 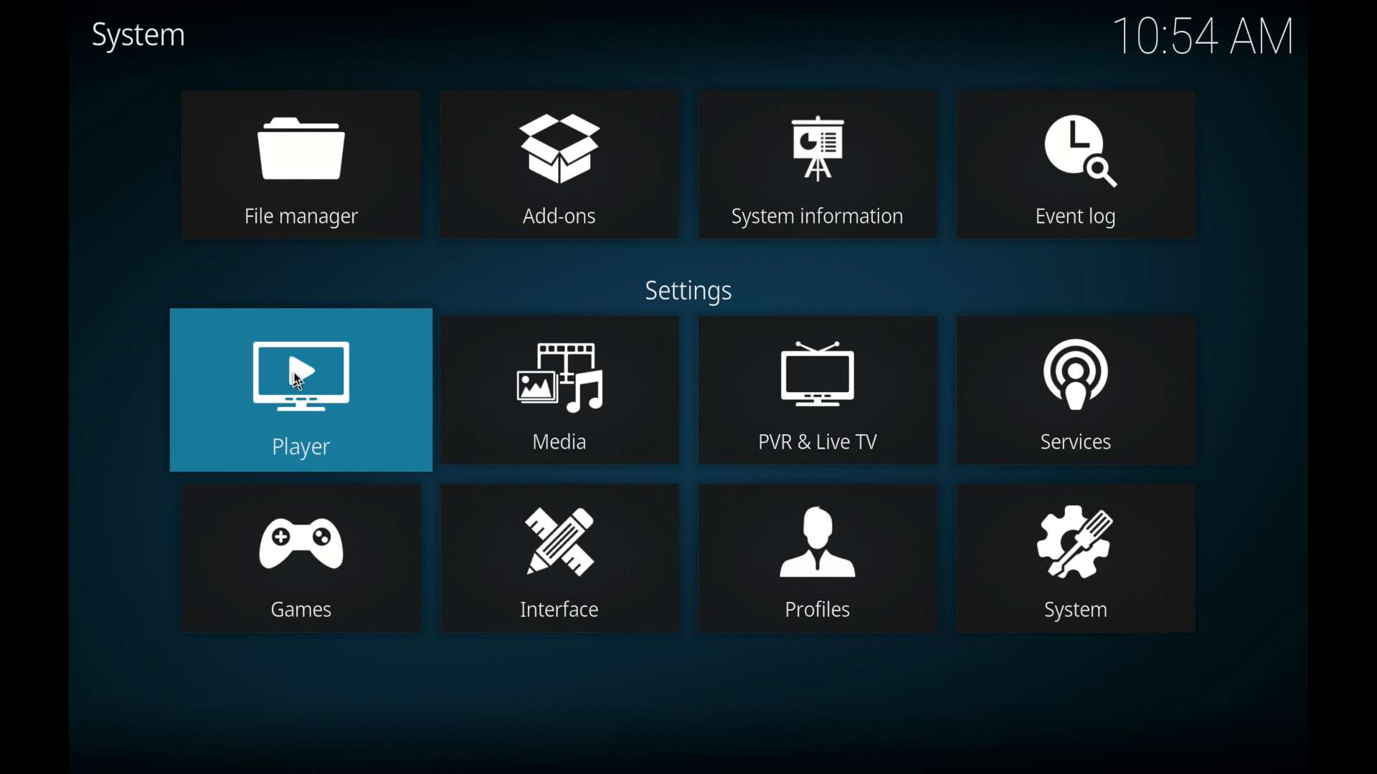 I want to click on media, so click(x=562, y=390).